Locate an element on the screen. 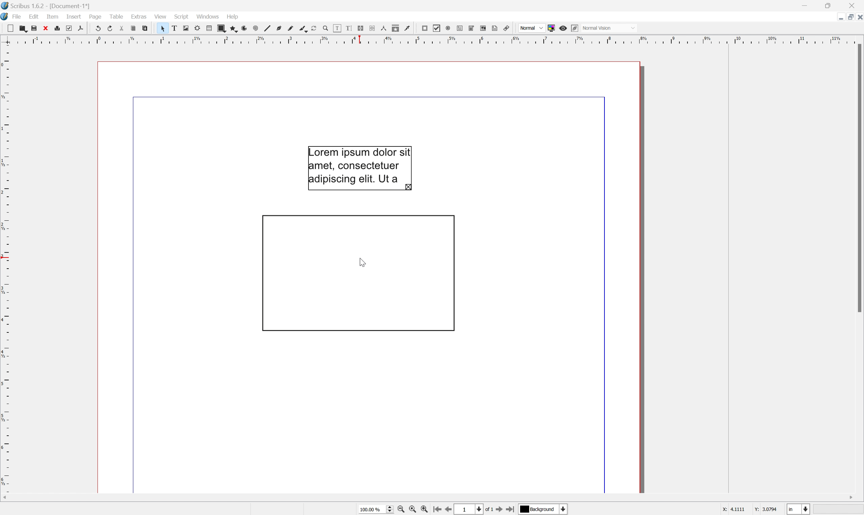 The height and width of the screenshot is (515, 864). Text frame is located at coordinates (173, 29).